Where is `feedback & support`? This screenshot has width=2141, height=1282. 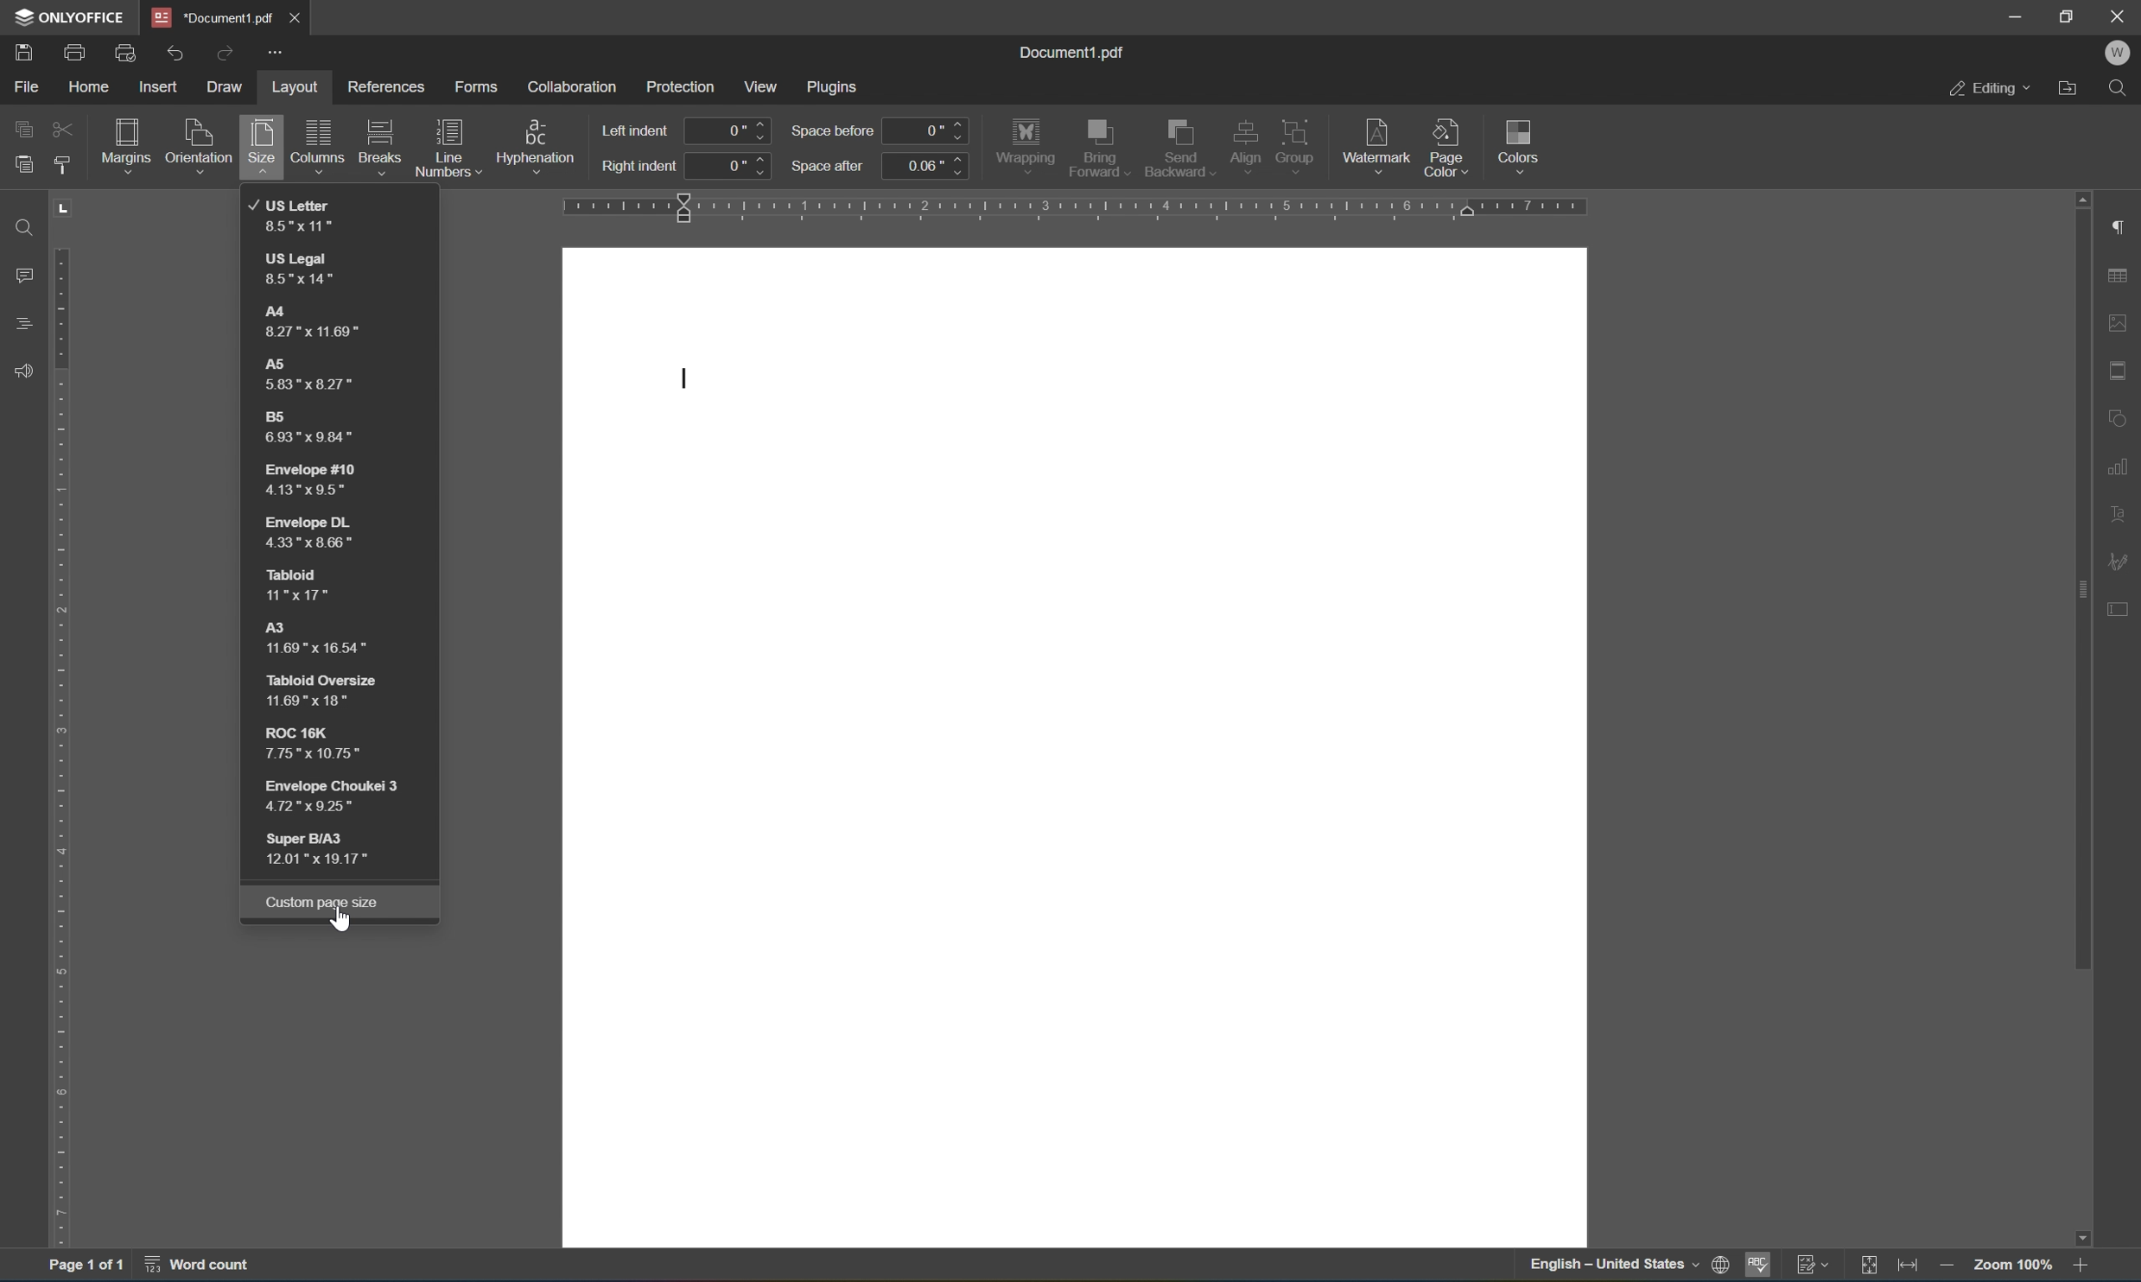
feedback & support is located at coordinates (19, 371).